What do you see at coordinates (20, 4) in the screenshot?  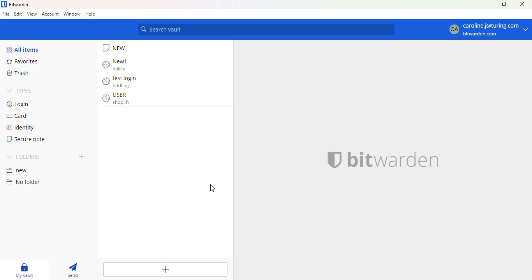 I see `bitwarden` at bounding box center [20, 4].